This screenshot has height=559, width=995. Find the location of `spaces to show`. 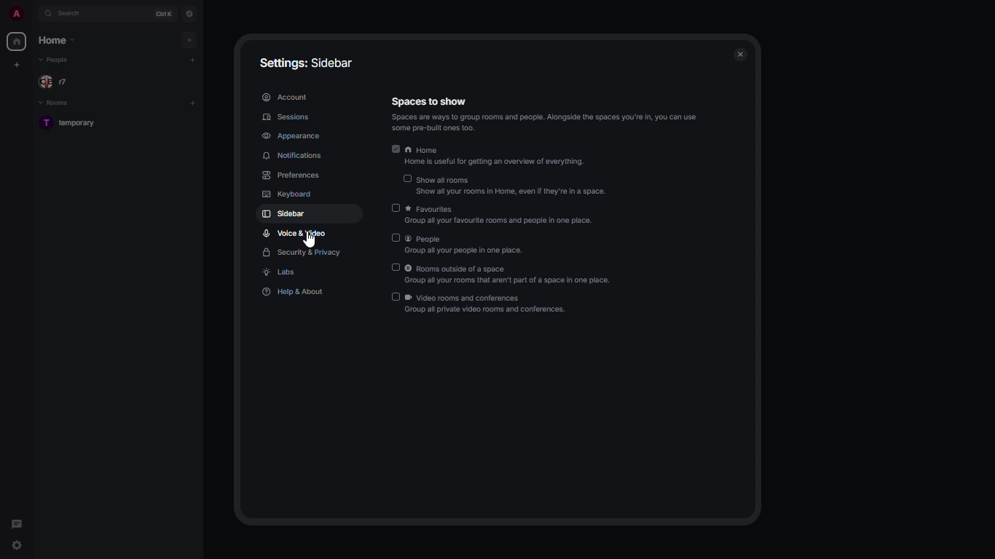

spaces to show is located at coordinates (484, 103).